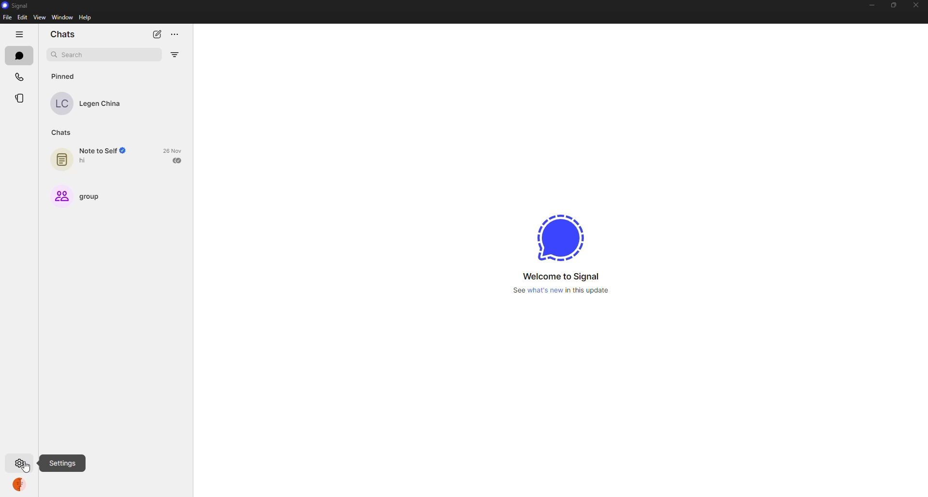 The image size is (928, 497). I want to click on minimize, so click(873, 5).